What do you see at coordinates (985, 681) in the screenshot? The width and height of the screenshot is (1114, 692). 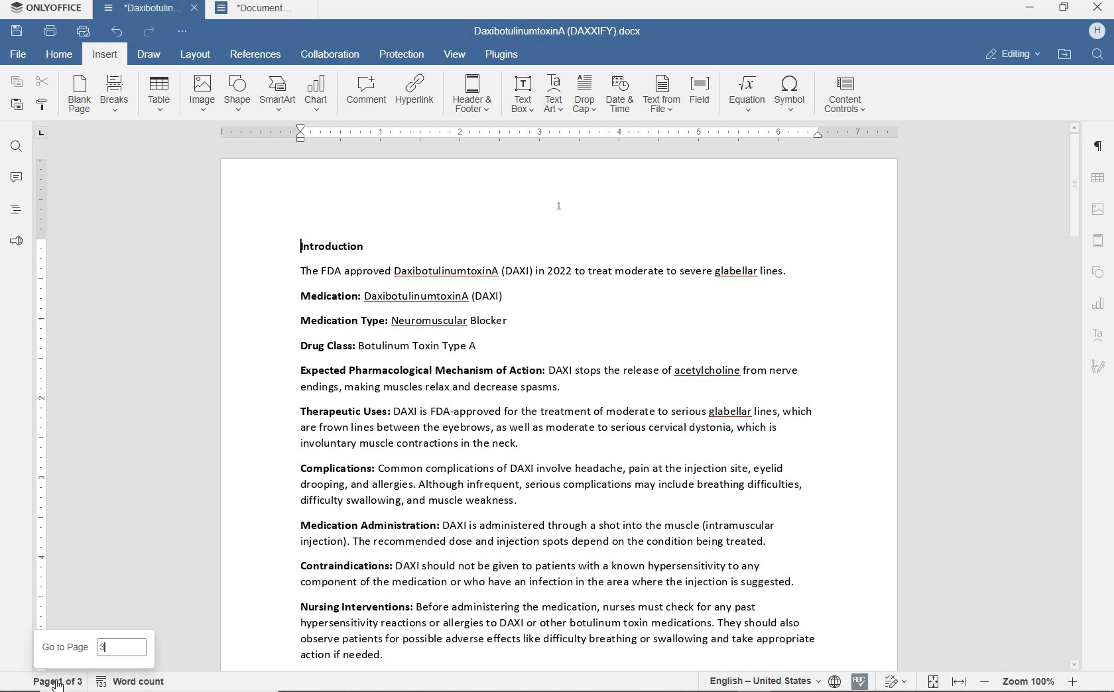 I see `zoom out` at bounding box center [985, 681].